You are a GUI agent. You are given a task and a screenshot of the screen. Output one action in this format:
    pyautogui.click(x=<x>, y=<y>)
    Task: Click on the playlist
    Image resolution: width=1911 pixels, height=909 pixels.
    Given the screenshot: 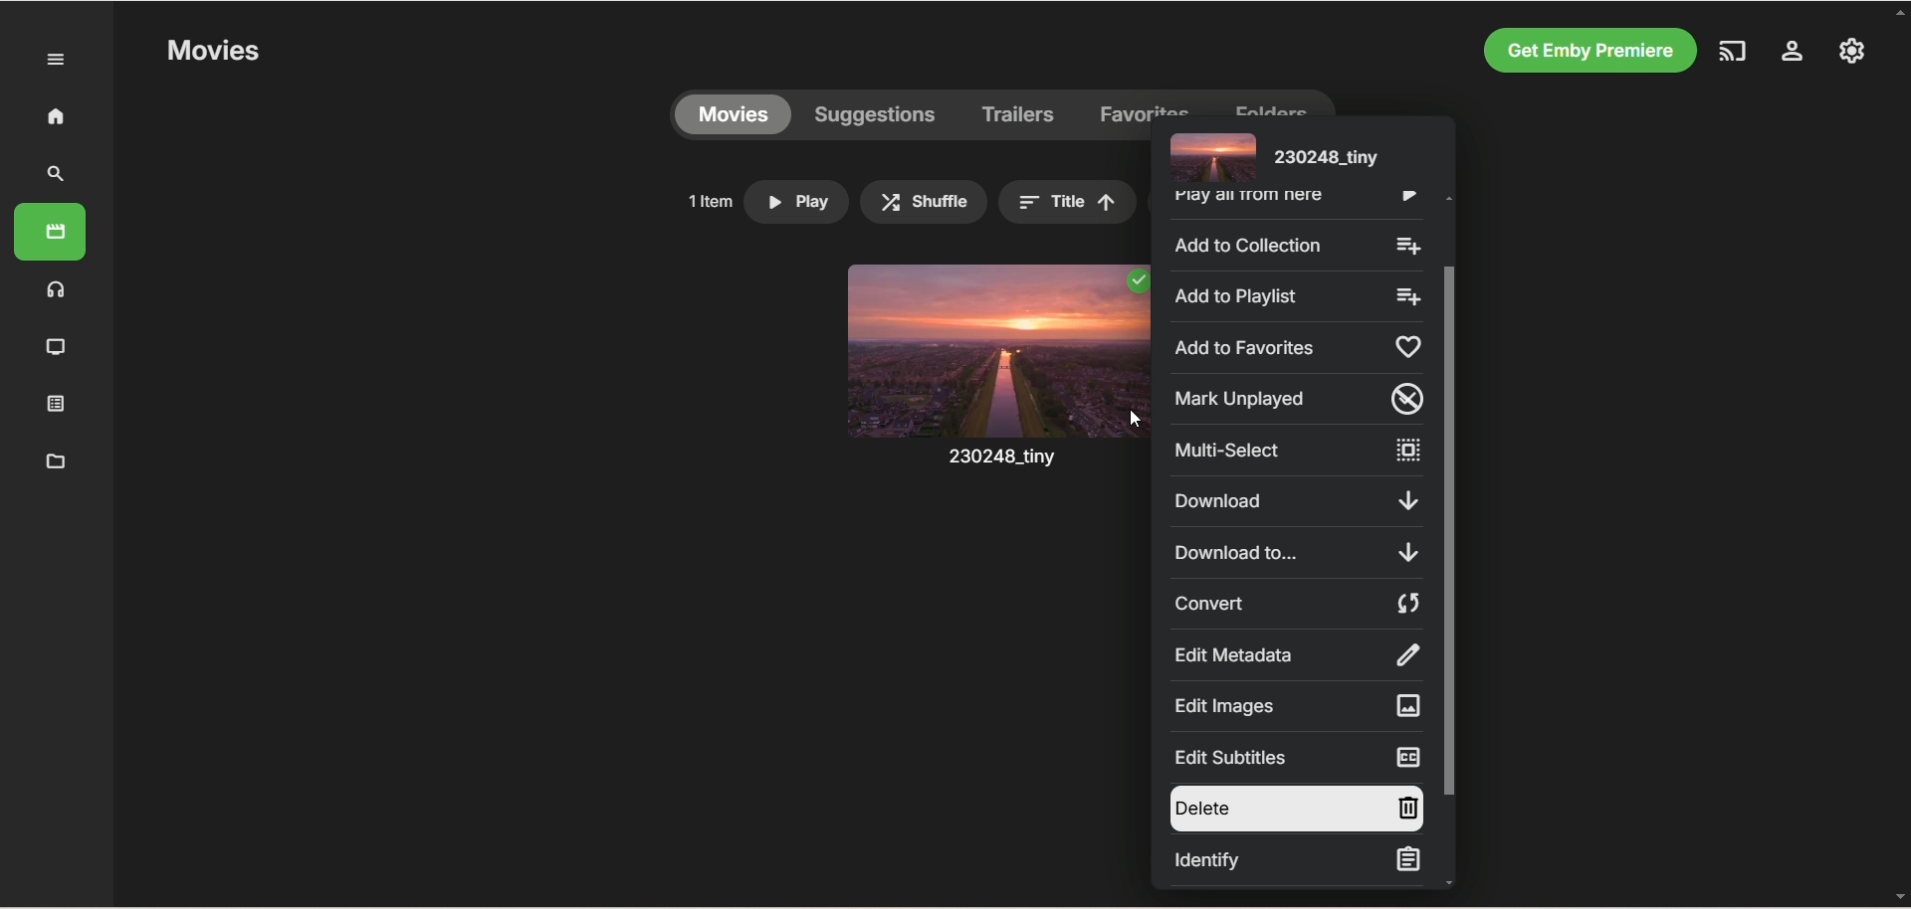 What is the action you would take?
    pyautogui.click(x=57, y=402)
    